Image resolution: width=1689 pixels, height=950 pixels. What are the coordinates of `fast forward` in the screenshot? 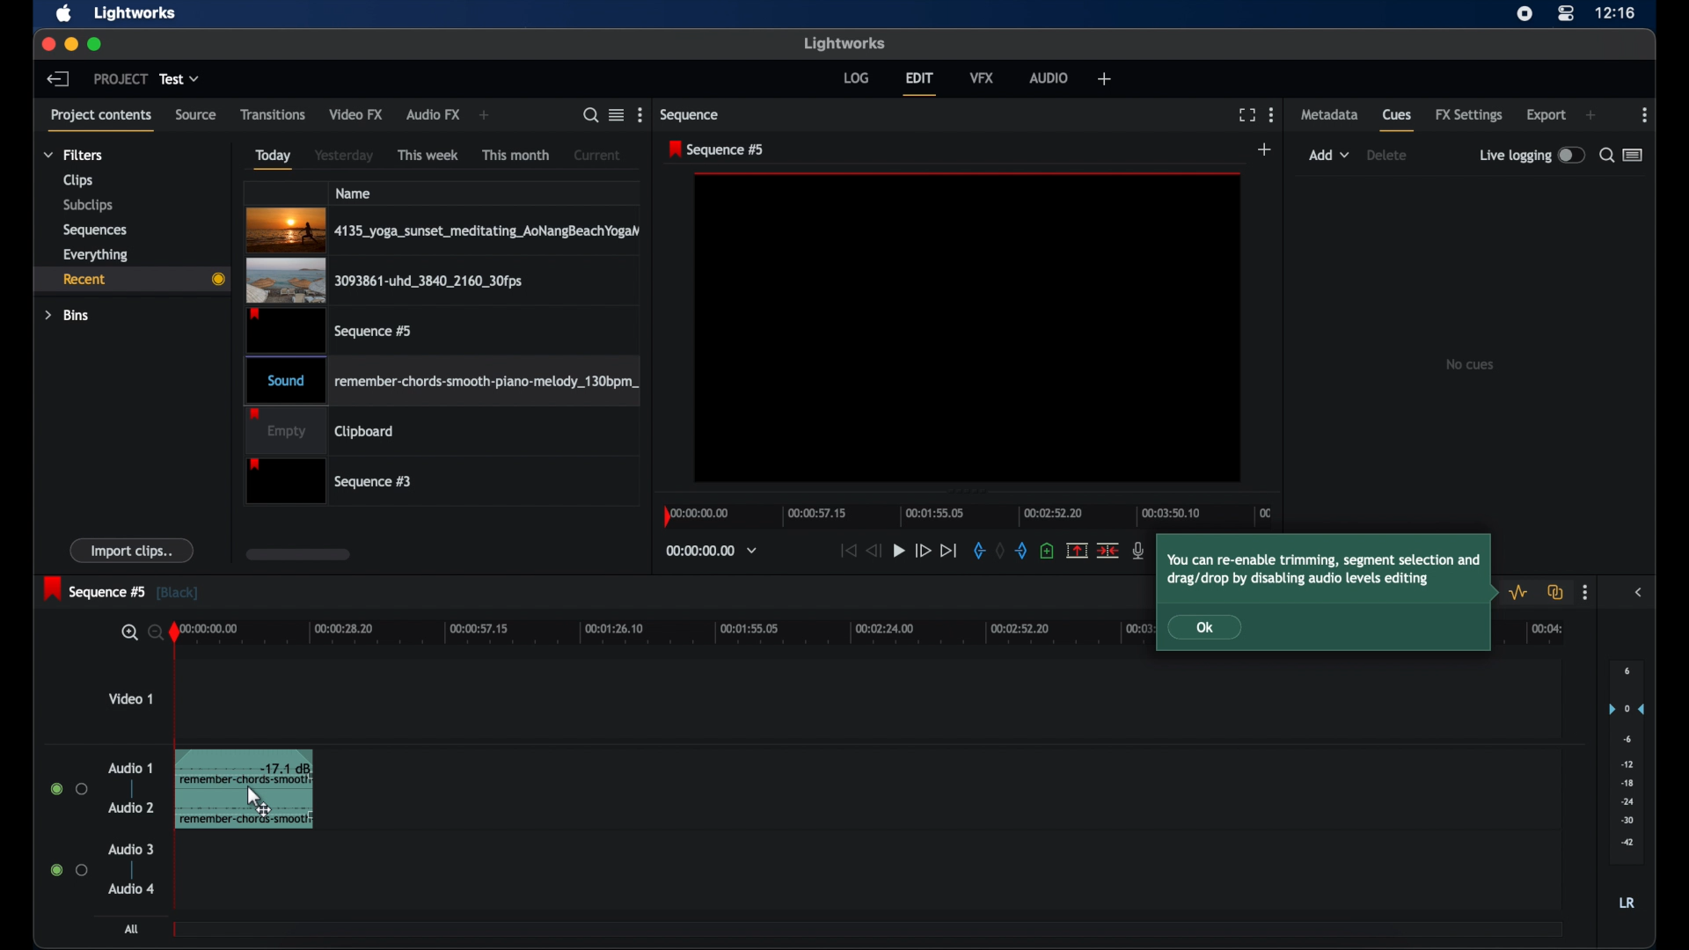 It's located at (923, 552).